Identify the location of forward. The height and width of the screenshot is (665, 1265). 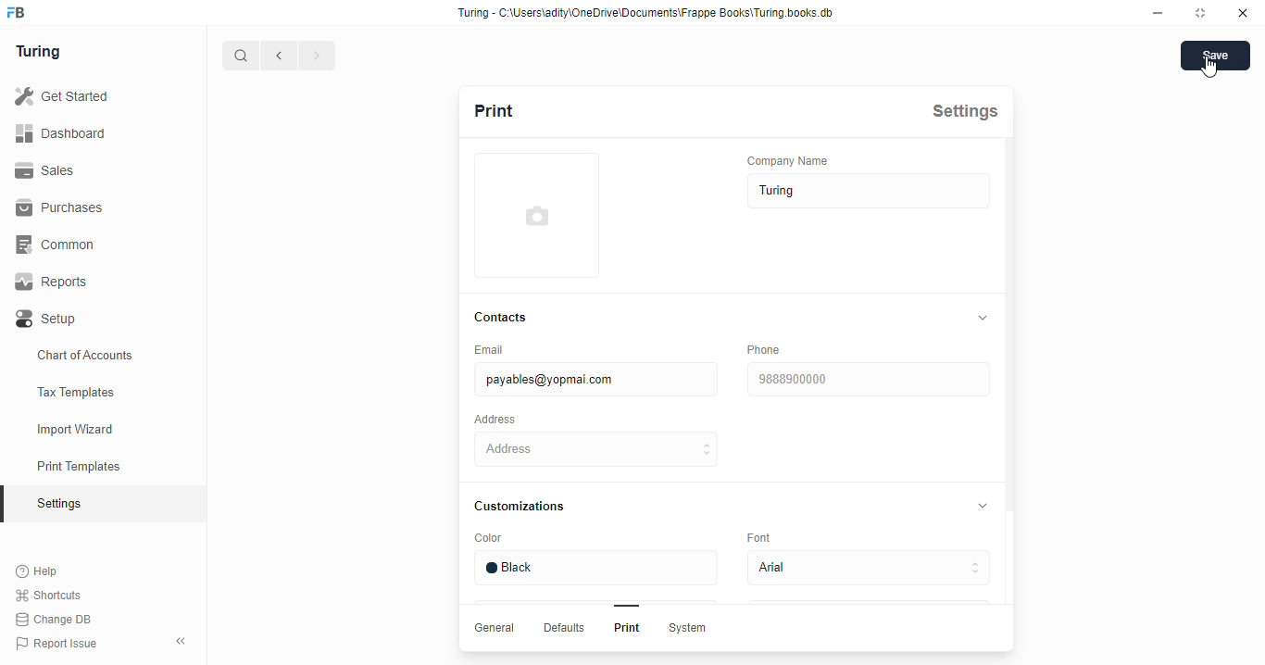
(316, 56).